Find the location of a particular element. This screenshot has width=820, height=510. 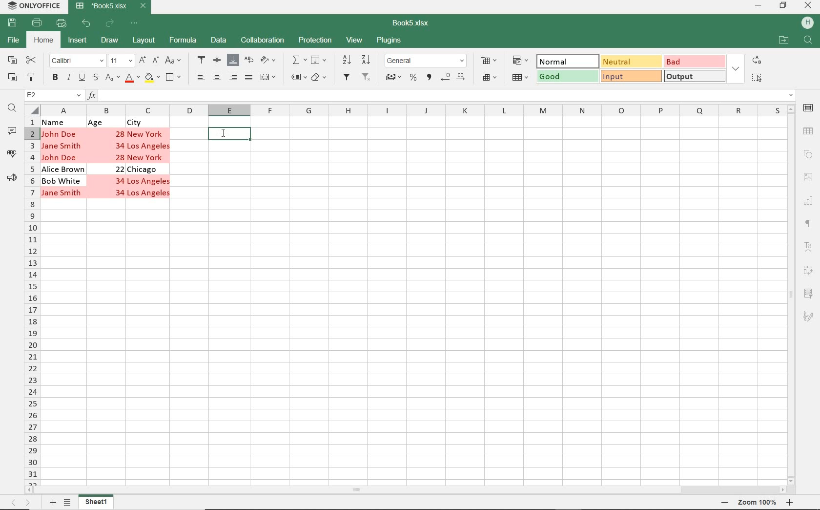

COPY is located at coordinates (11, 61).